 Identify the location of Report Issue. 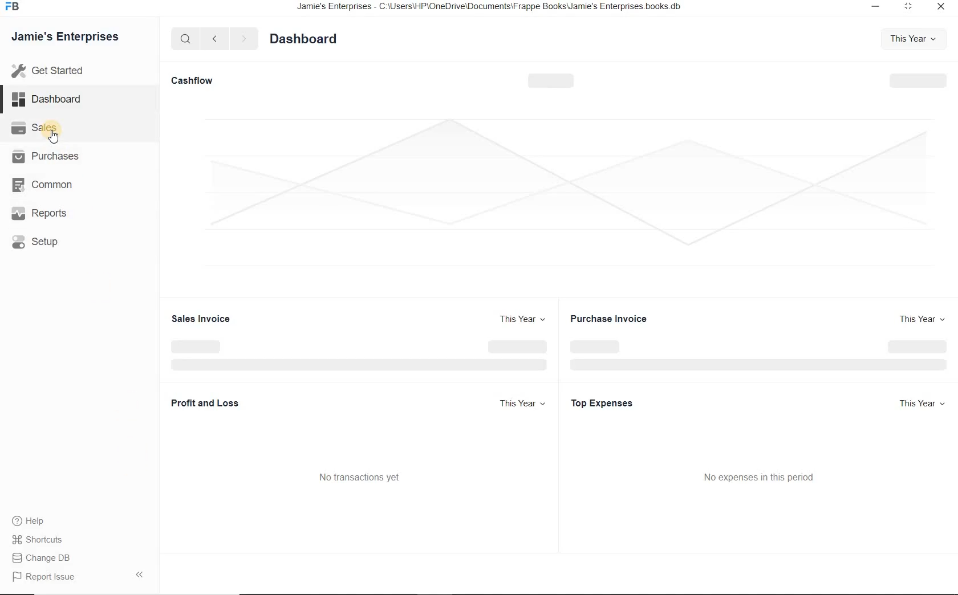
(43, 577).